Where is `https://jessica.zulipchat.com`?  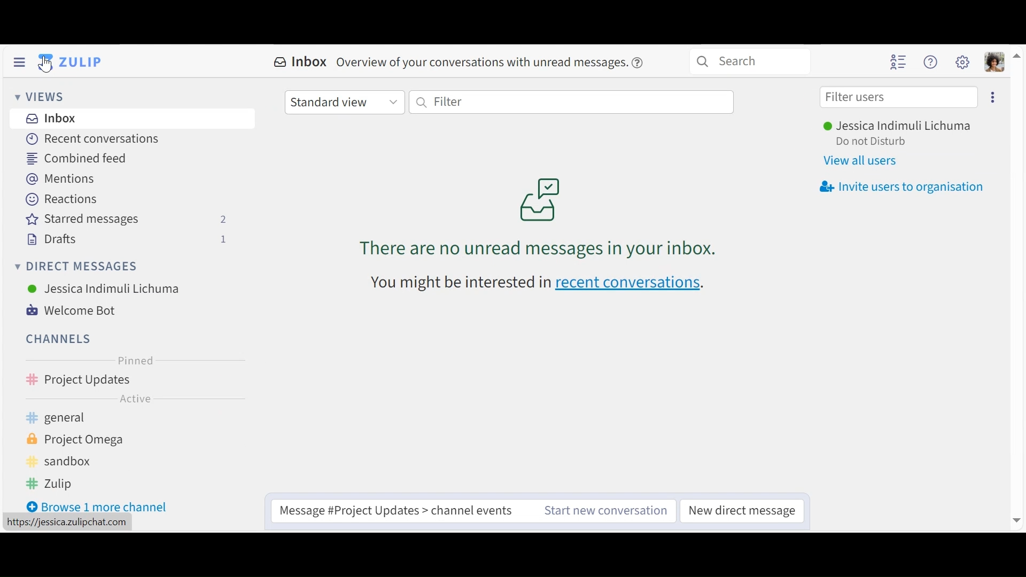
https://jessica.zulipchat.com is located at coordinates (65, 524).